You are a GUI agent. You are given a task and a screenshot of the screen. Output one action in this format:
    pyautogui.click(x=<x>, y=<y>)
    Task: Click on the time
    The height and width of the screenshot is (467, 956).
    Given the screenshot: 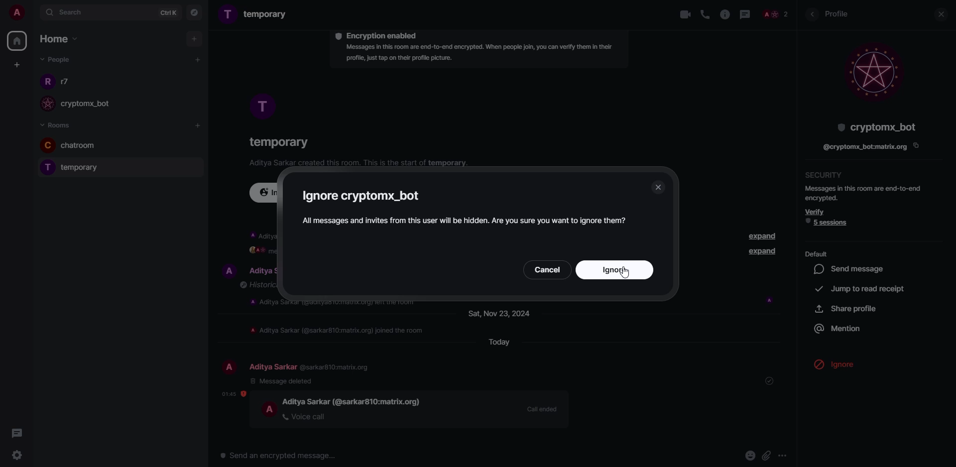 What is the action you would take?
    pyautogui.click(x=234, y=394)
    